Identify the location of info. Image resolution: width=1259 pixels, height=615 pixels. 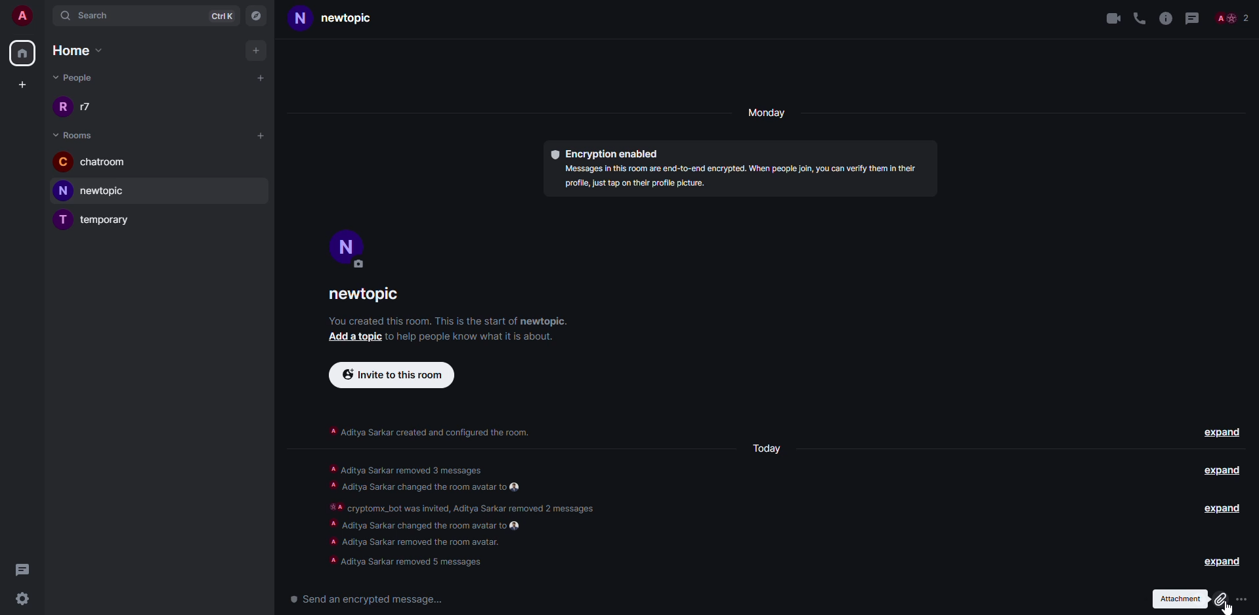
(1165, 18).